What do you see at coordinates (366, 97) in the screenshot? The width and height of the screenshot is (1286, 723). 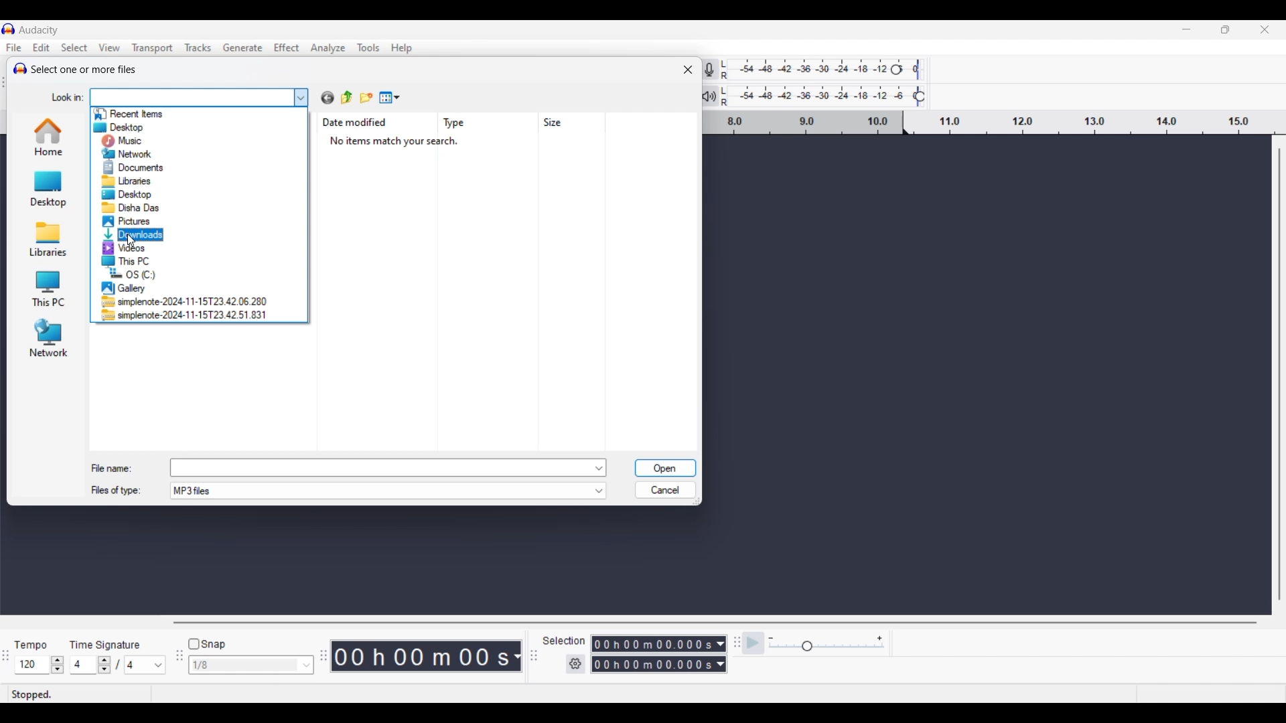 I see `Create new folder` at bounding box center [366, 97].